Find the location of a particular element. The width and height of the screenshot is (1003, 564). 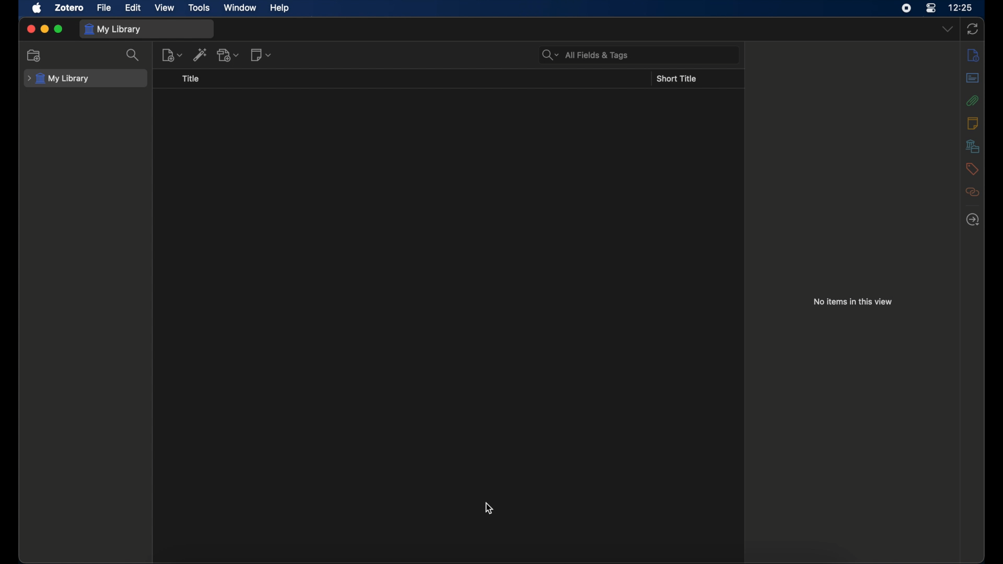

window is located at coordinates (240, 8).